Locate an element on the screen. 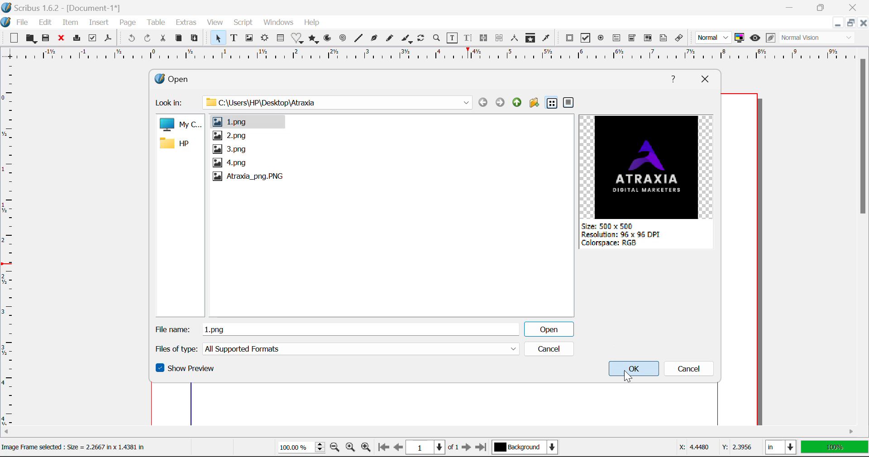 Image resolution: width=869 pixels, height=457 pixels. Size: 500 x 500
Resolution: 96 x 96 DPT
Colorspace: RGB is located at coordinates (625, 238).